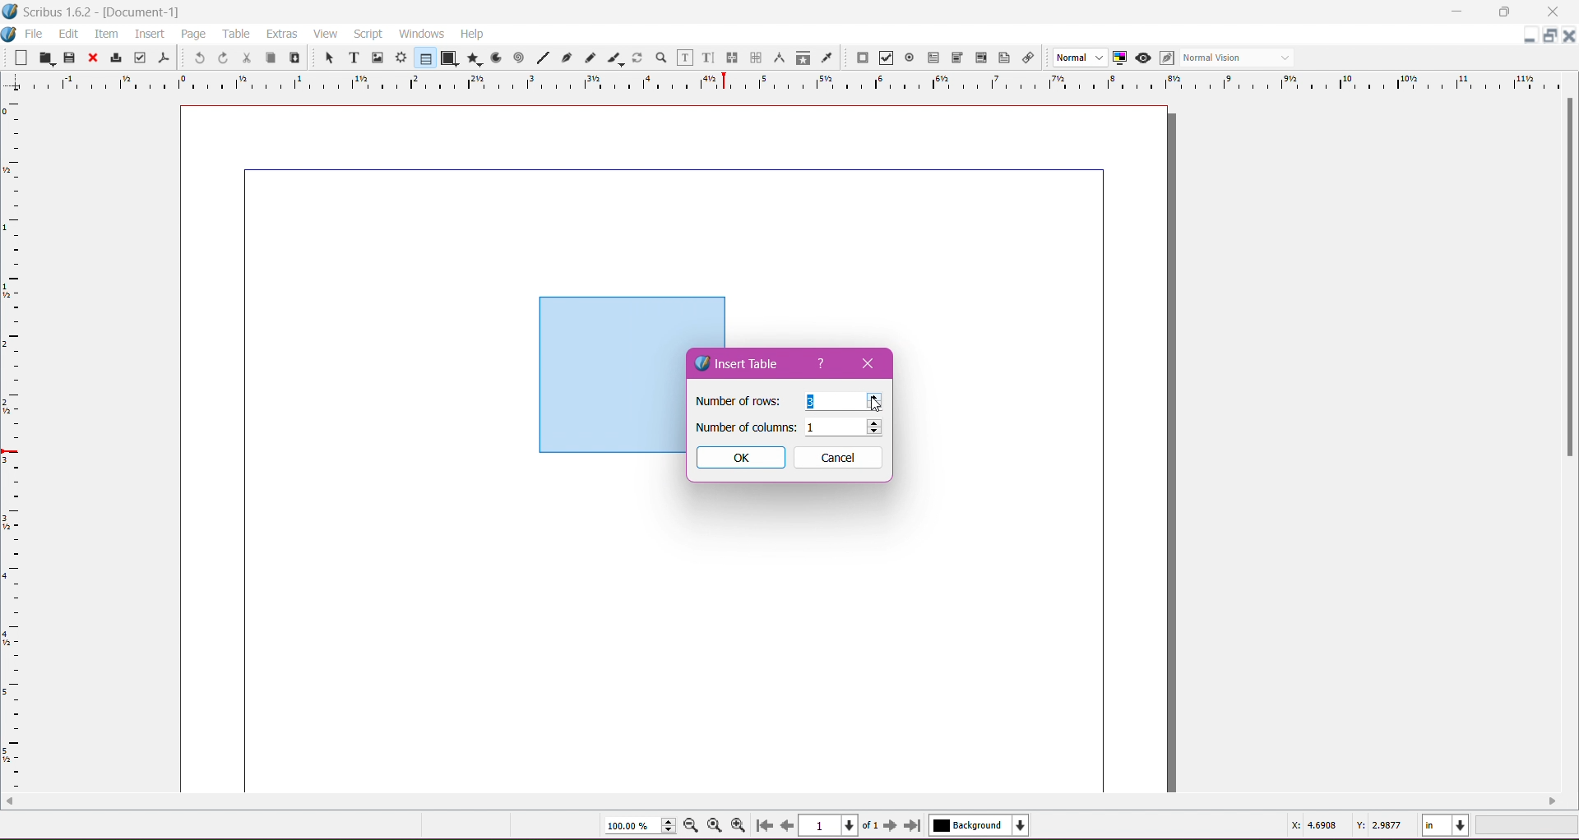 The height and width of the screenshot is (840, 1579). Describe the element at coordinates (1554, 12) in the screenshot. I see `Close` at that location.